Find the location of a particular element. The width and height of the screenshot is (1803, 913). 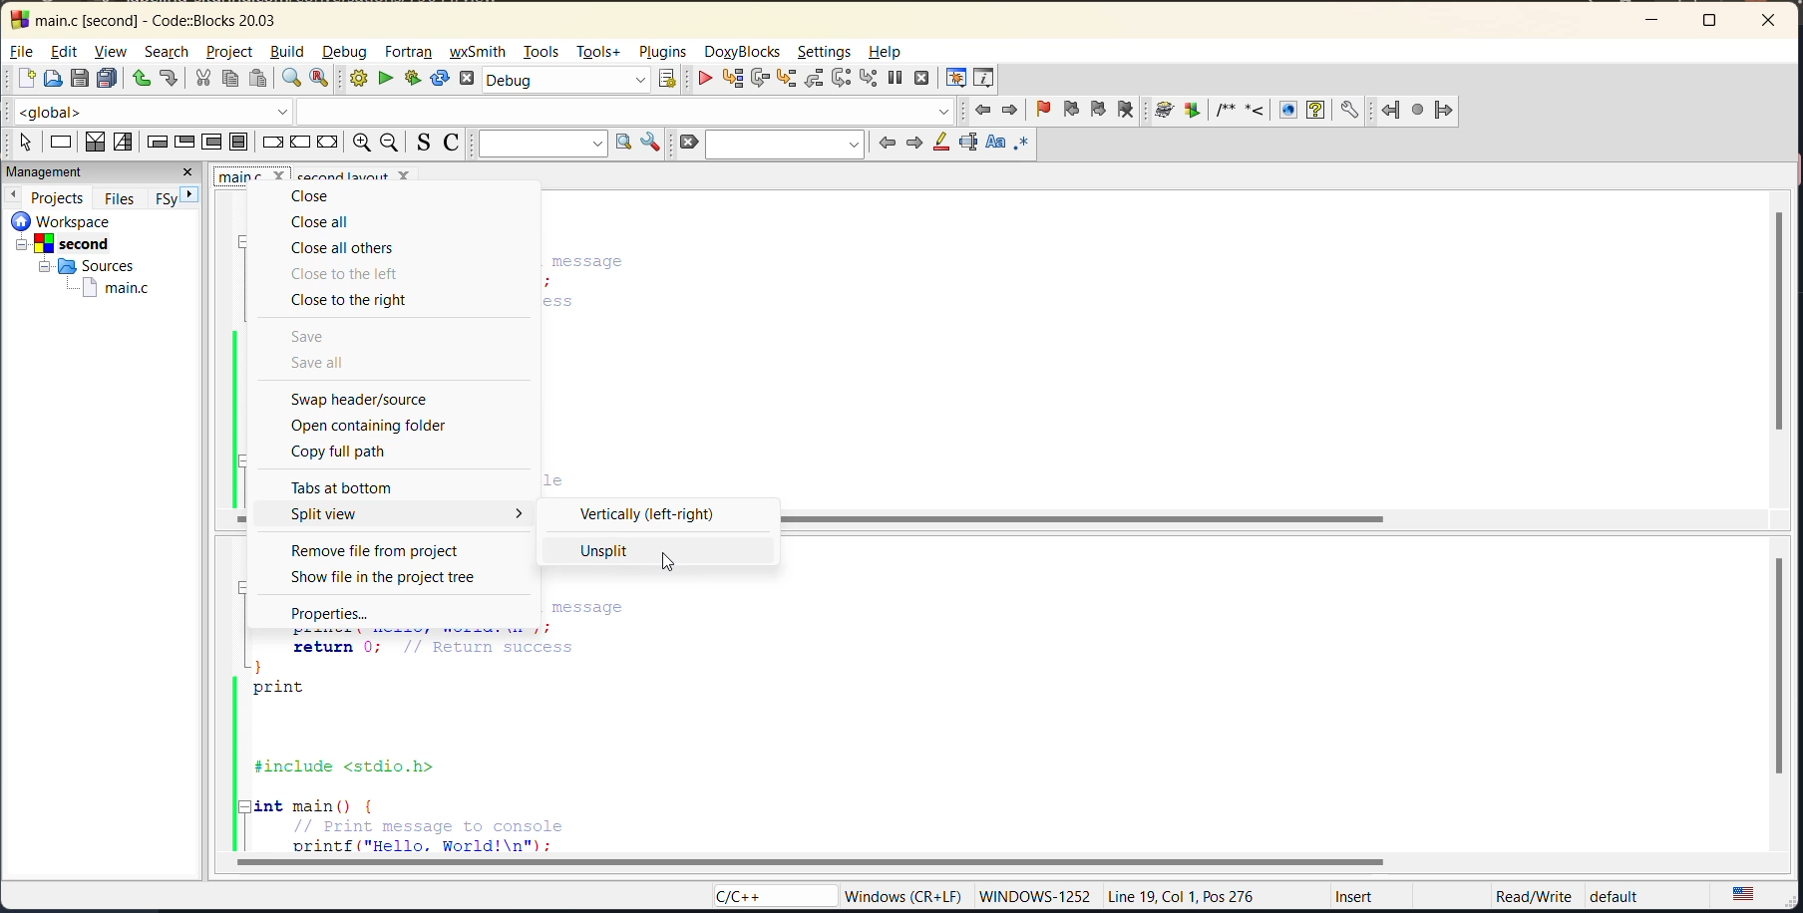

tabs at bottom is located at coordinates (347, 488).